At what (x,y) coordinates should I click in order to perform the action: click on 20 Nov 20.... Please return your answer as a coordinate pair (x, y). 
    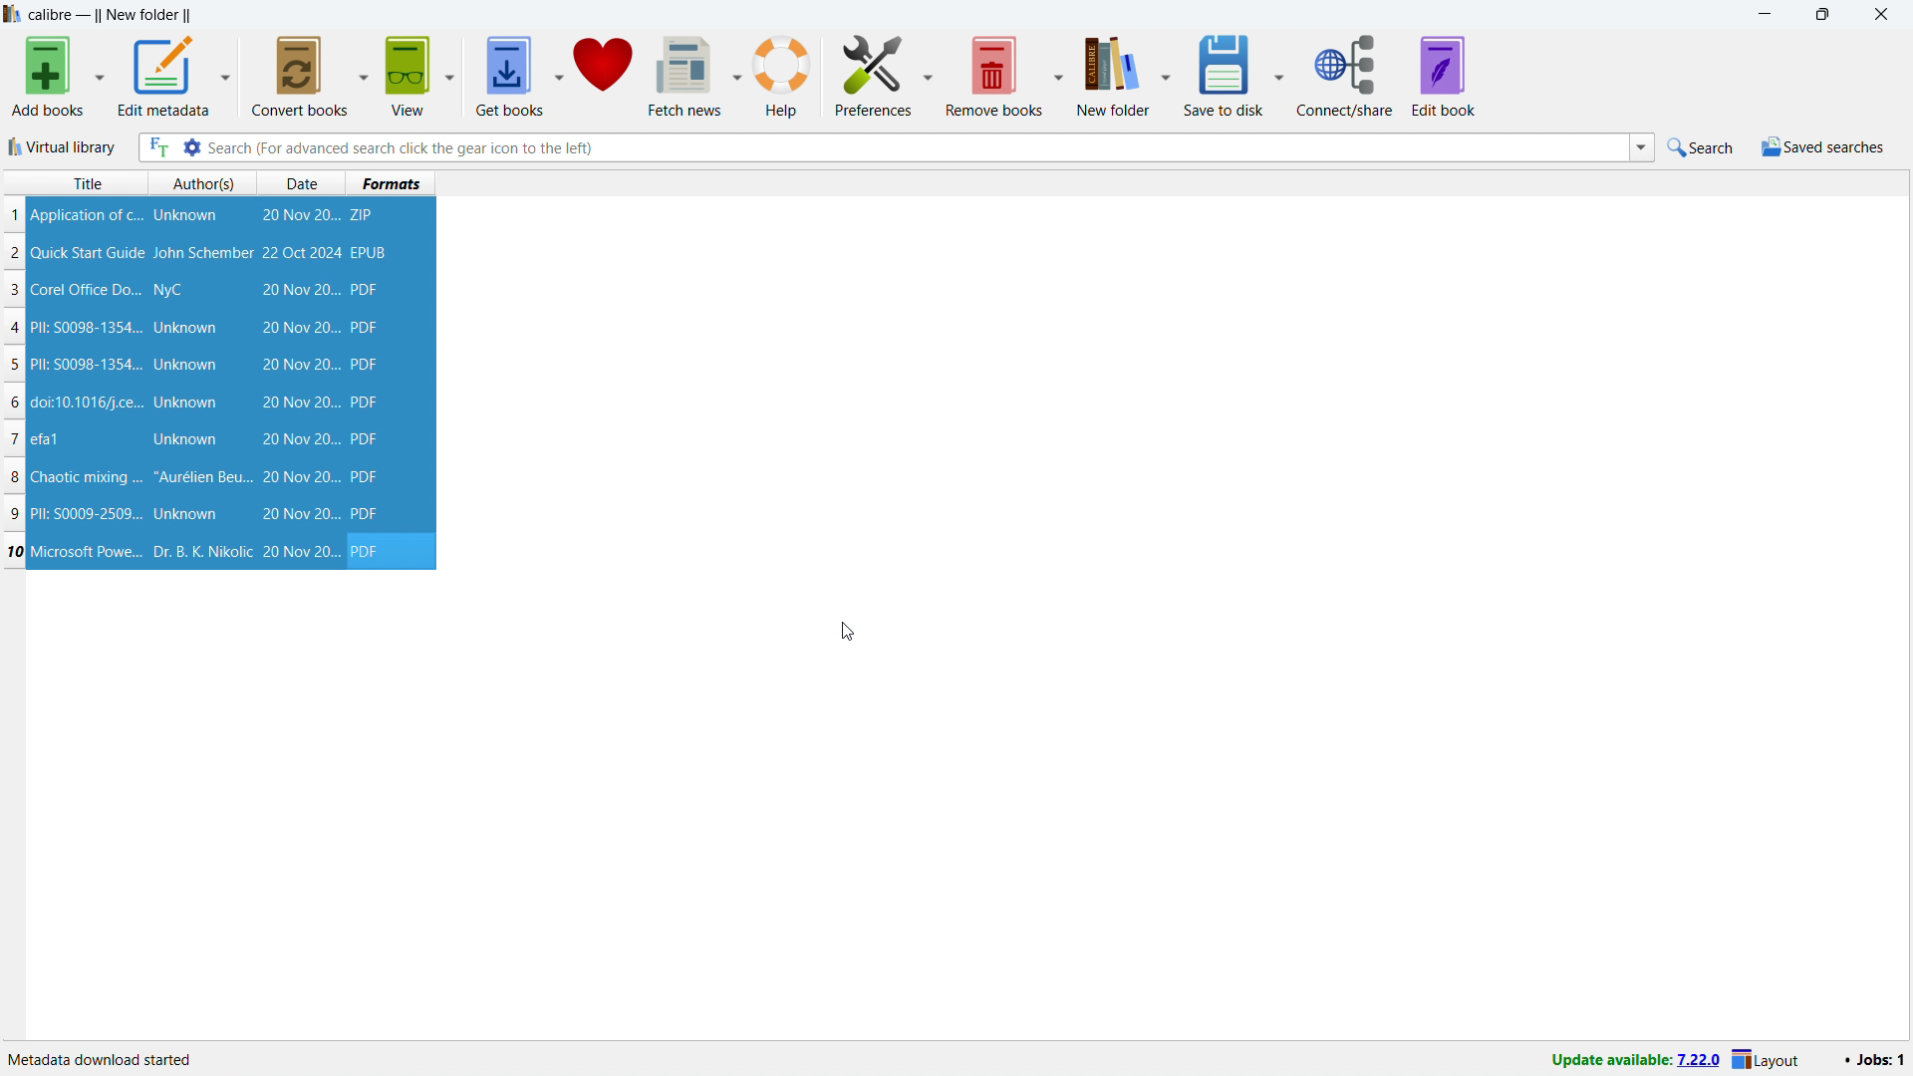
    Looking at the image, I should click on (299, 514).